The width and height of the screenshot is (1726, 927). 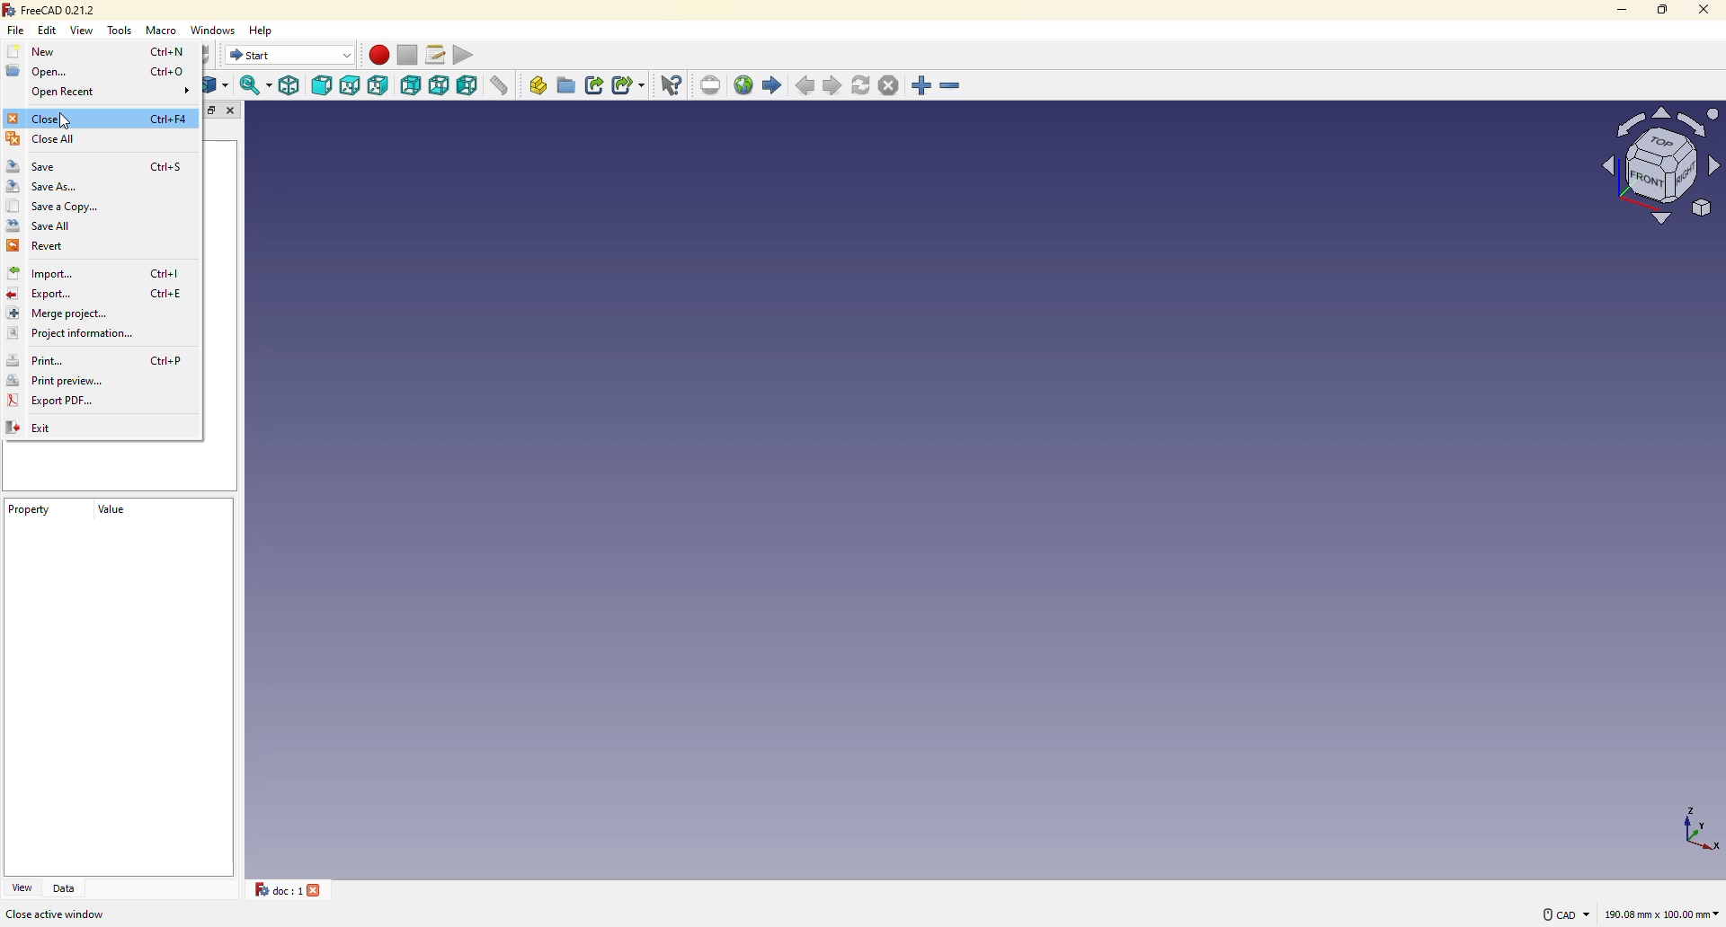 I want to click on ctrl+l, so click(x=167, y=274).